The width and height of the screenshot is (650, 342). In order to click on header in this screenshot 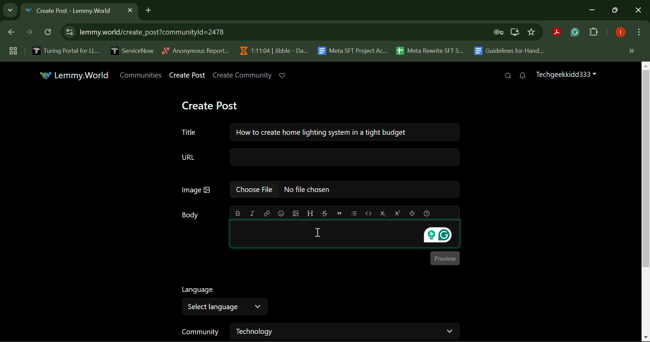, I will do `click(309, 213)`.